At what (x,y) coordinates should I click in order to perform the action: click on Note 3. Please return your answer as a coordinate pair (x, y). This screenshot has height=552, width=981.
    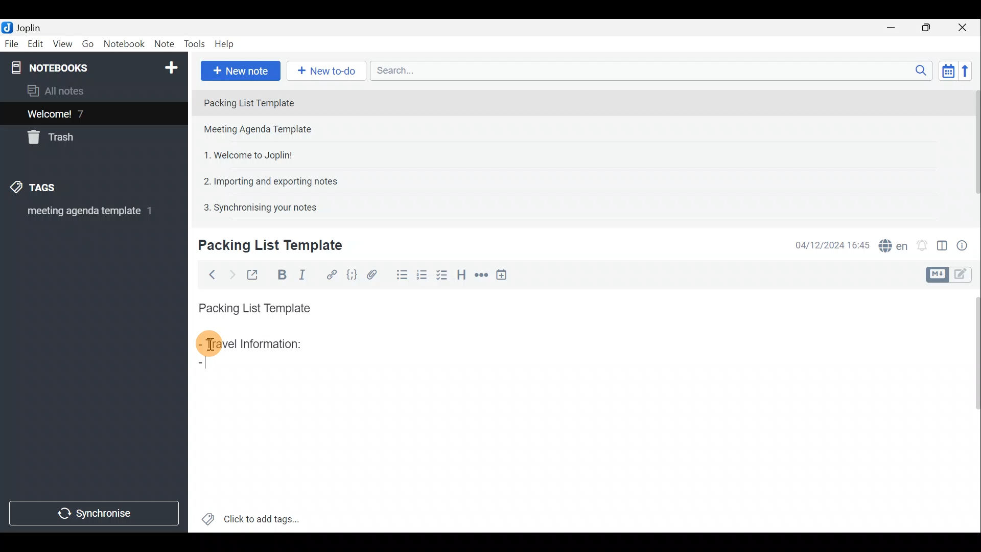
    Looking at the image, I should click on (244, 154).